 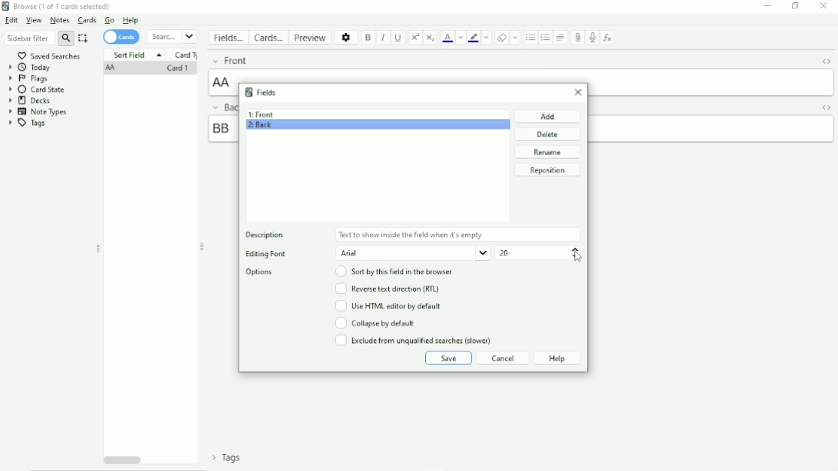 What do you see at coordinates (84, 38) in the screenshot?
I see `Select` at bounding box center [84, 38].